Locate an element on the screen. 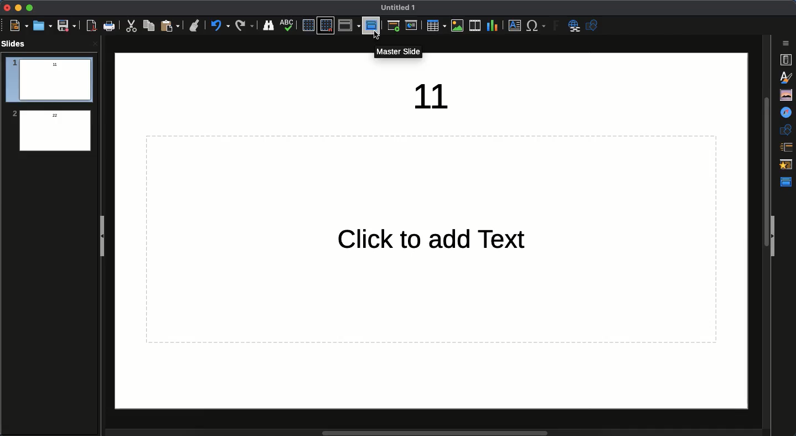 Image resolution: width=796 pixels, height=436 pixels. Snap grid is located at coordinates (325, 26).